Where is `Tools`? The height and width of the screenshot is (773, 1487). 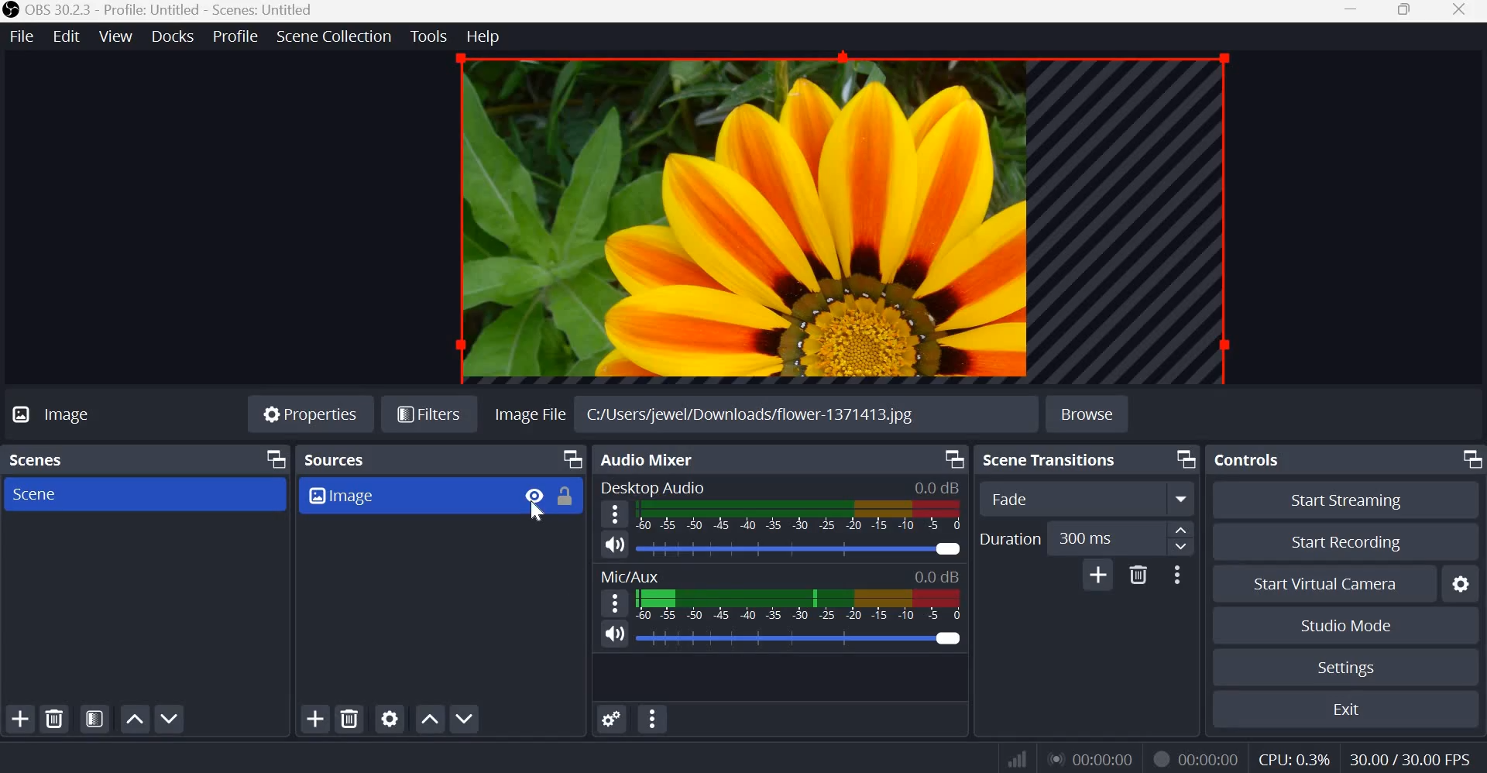 Tools is located at coordinates (428, 36).